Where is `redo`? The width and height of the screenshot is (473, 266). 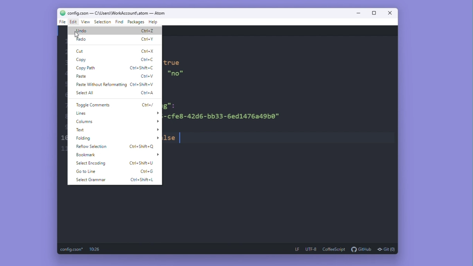
redo is located at coordinates (82, 40).